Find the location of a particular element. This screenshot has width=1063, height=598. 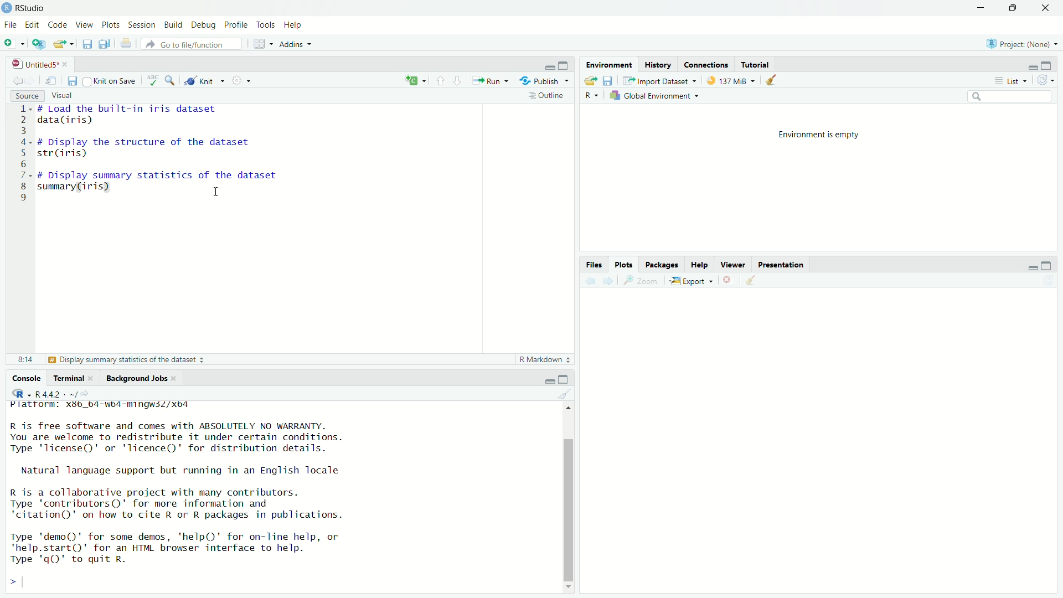

Environment is located at coordinates (609, 65).